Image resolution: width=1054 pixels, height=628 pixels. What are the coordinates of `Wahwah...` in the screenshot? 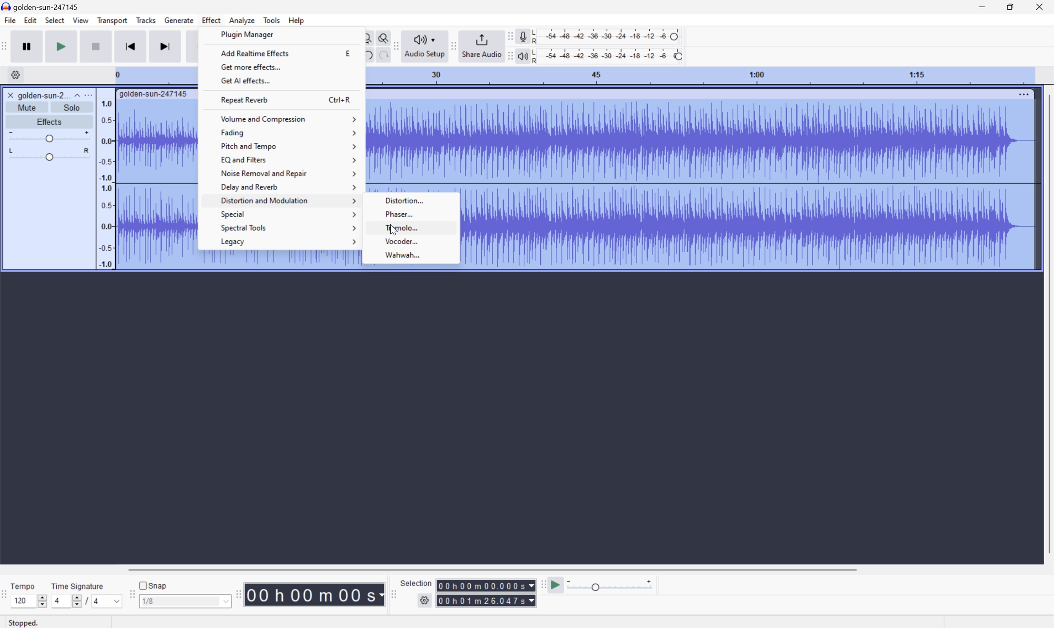 It's located at (412, 255).